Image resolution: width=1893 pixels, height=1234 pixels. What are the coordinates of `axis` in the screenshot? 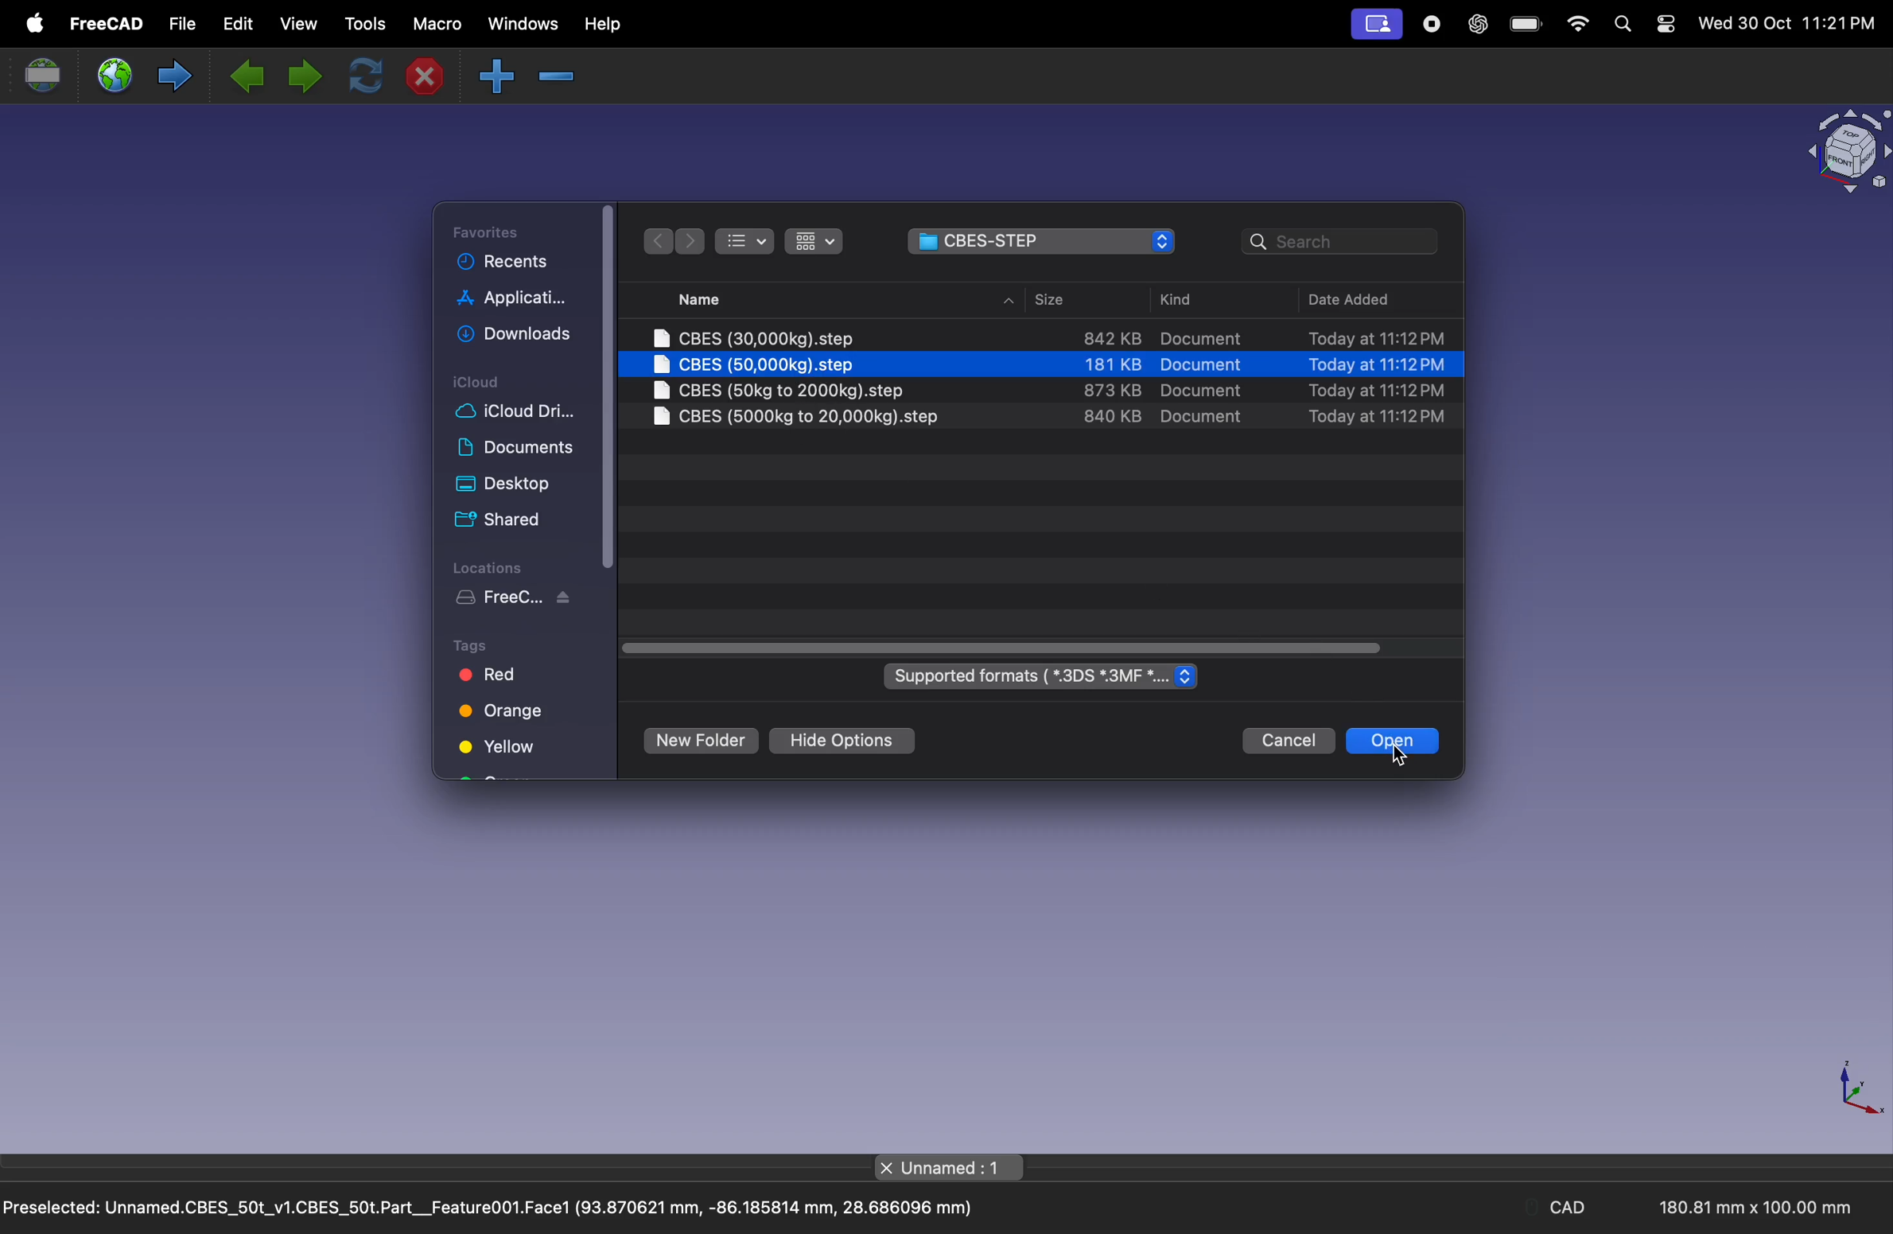 It's located at (1852, 1090).